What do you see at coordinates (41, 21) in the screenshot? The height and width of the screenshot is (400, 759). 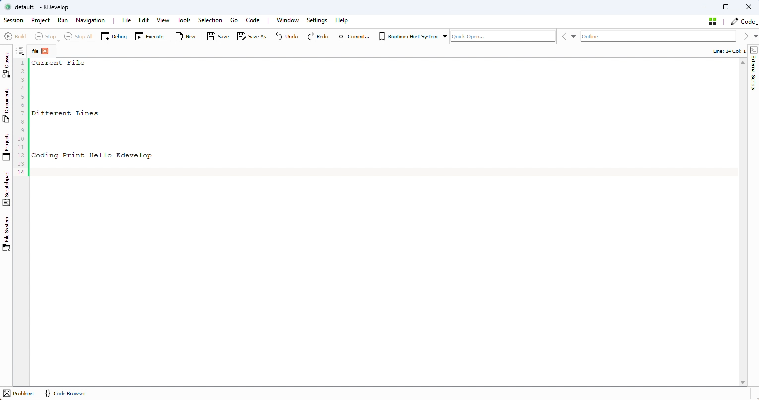 I see `Project` at bounding box center [41, 21].